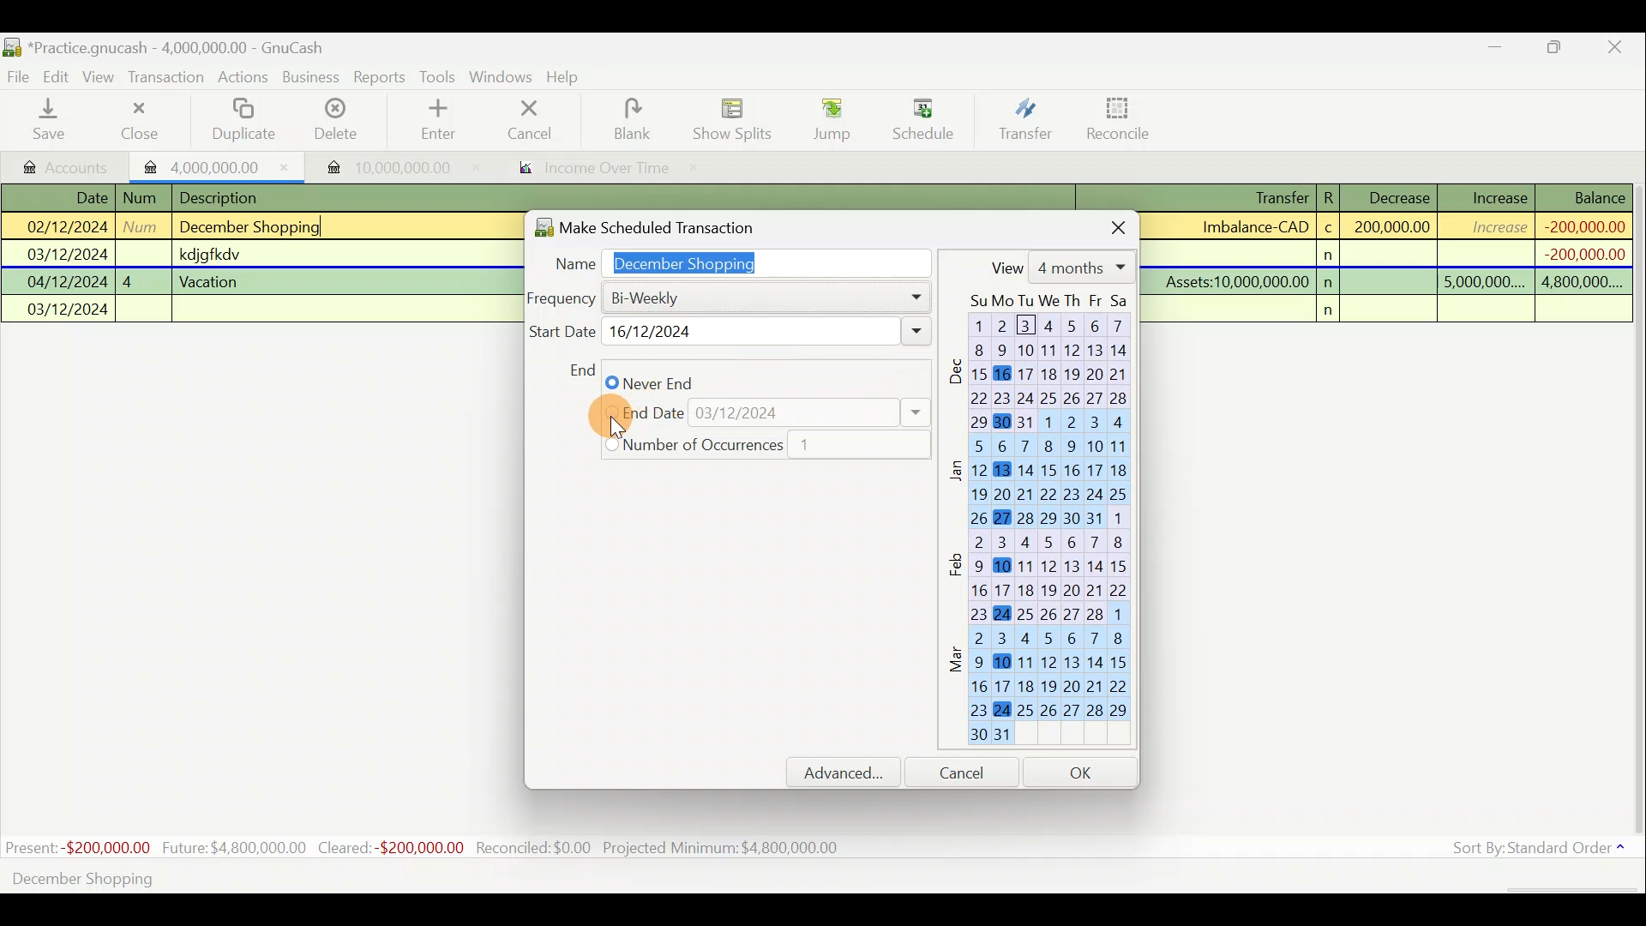  What do you see at coordinates (240, 121) in the screenshot?
I see `Duplicate` at bounding box center [240, 121].